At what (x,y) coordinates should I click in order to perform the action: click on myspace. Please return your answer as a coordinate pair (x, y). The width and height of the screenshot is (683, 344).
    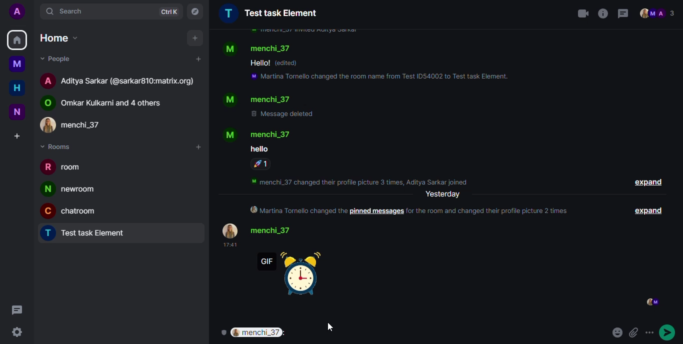
    Looking at the image, I should click on (17, 64).